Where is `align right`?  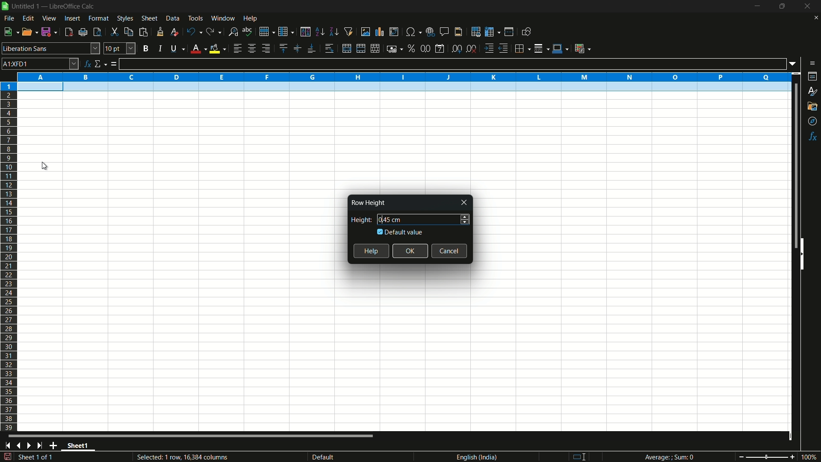 align right is located at coordinates (265, 49).